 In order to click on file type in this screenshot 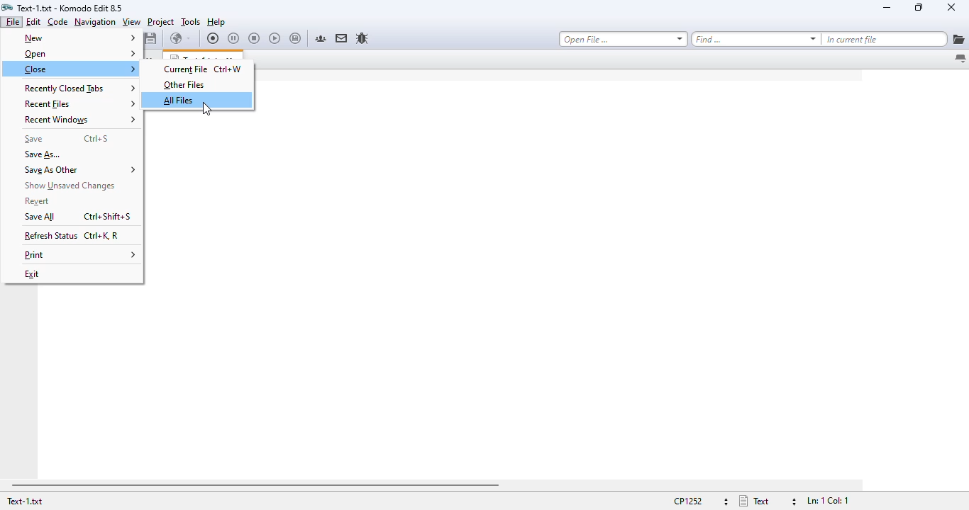, I will do `click(767, 501)`.